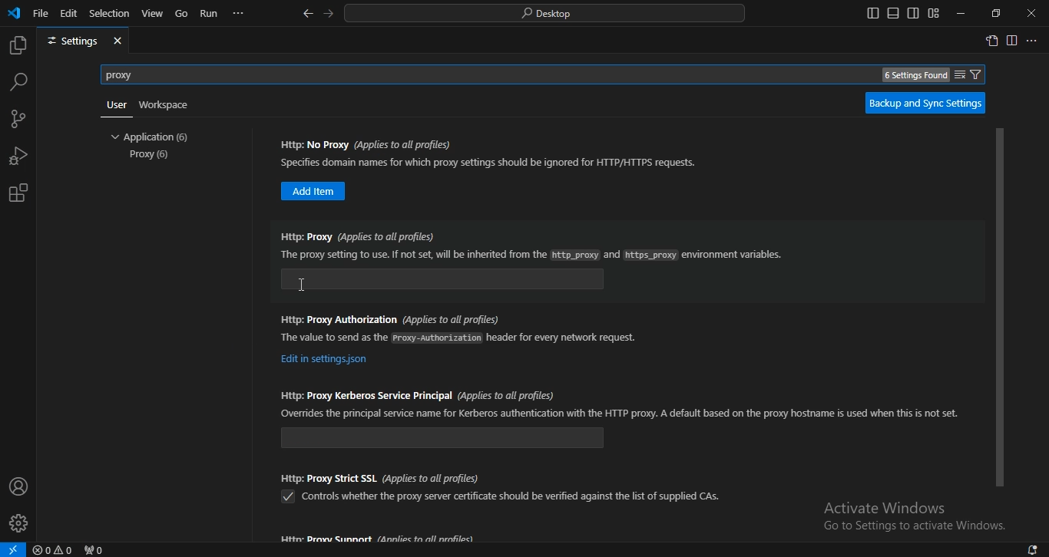 Image resolution: width=1049 pixels, height=557 pixels. Describe the element at coordinates (620, 414) in the screenshot. I see `https: proxy kerberos service principal` at that location.